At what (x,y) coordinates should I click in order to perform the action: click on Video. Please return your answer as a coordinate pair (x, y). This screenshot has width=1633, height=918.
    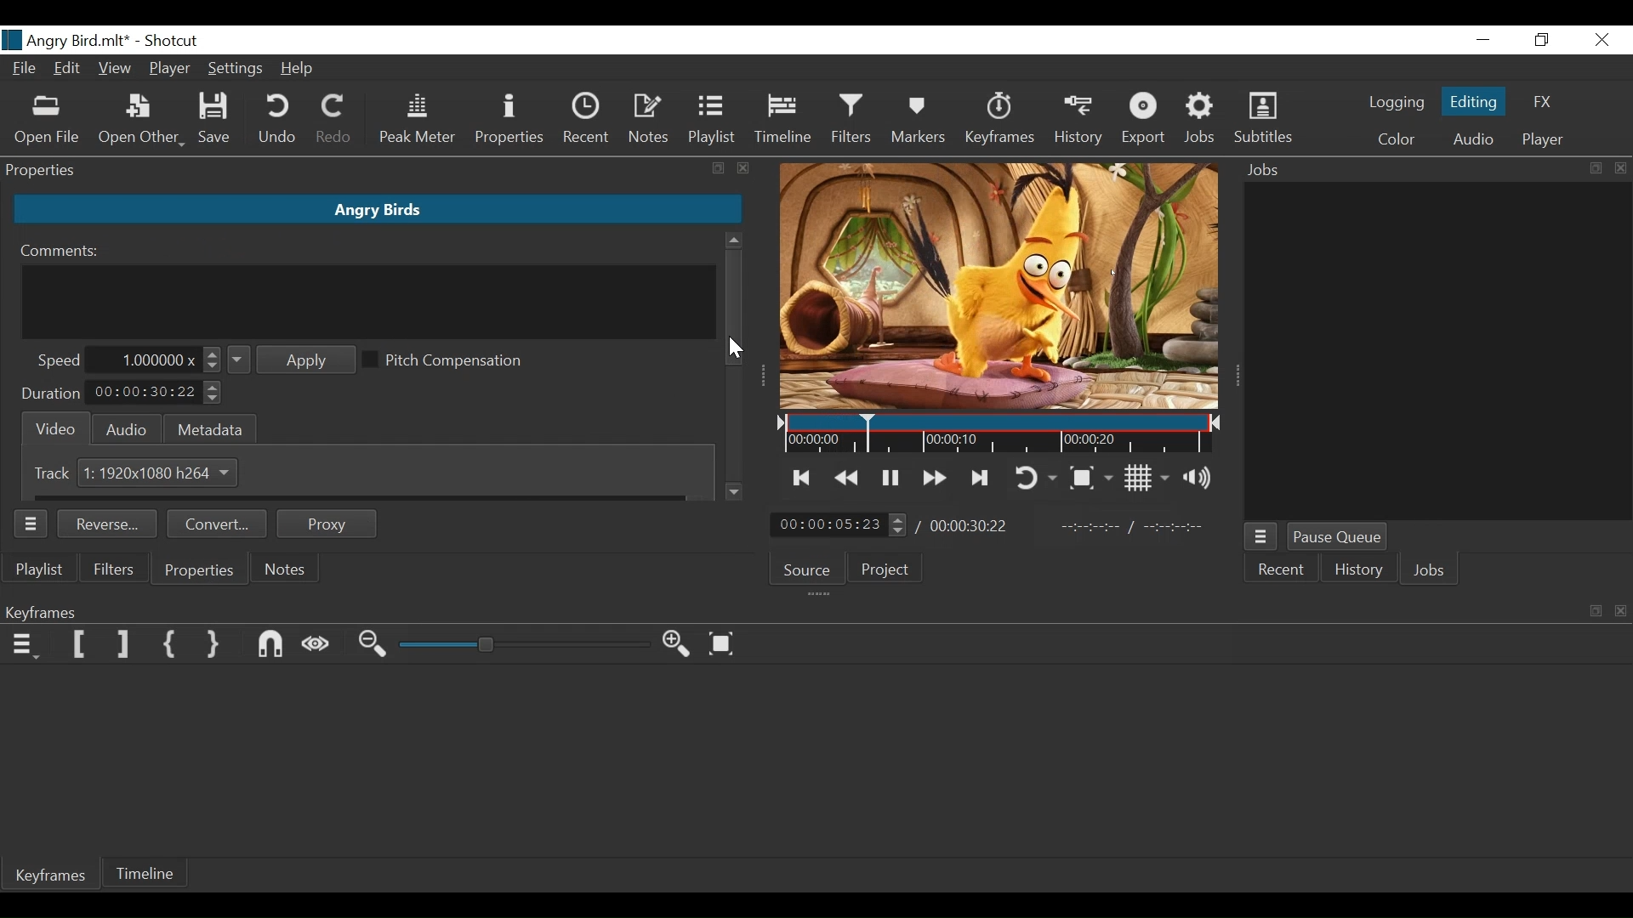
    Looking at the image, I should click on (53, 423).